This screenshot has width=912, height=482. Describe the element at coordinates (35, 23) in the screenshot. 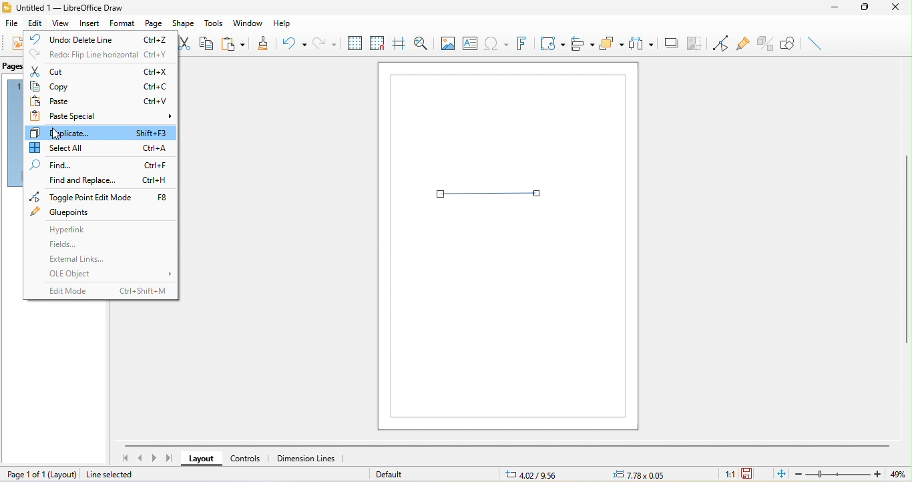

I see `edit` at that location.